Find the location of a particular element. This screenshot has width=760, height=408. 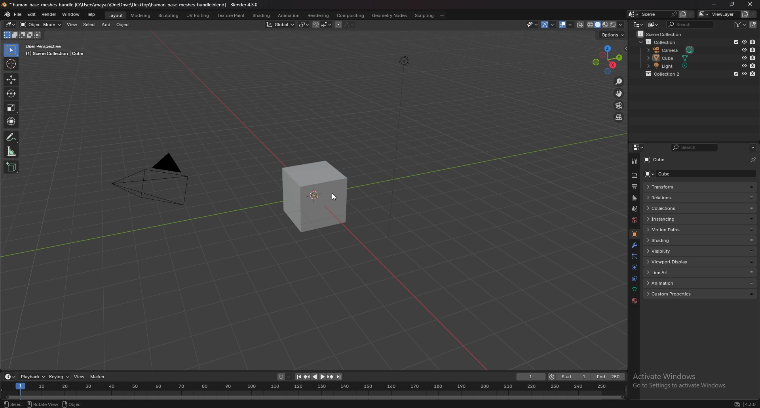

options is located at coordinates (752, 148).